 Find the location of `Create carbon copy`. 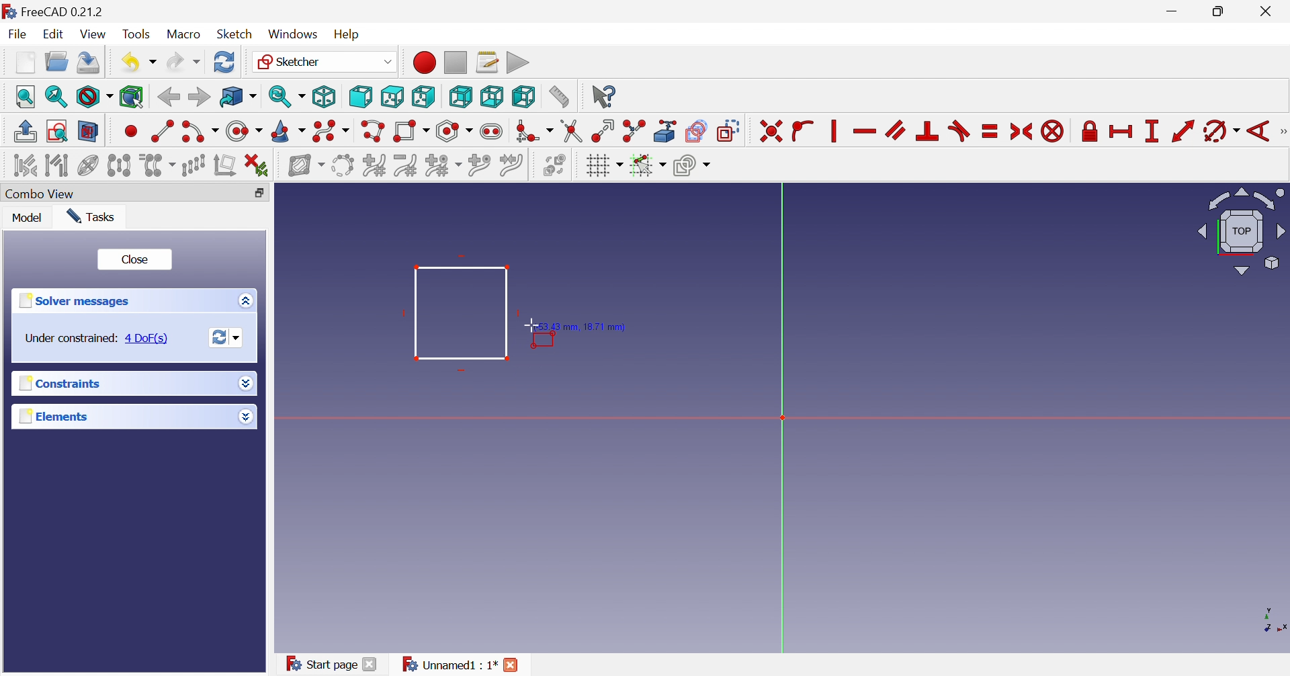

Create carbon copy is located at coordinates (696, 130).